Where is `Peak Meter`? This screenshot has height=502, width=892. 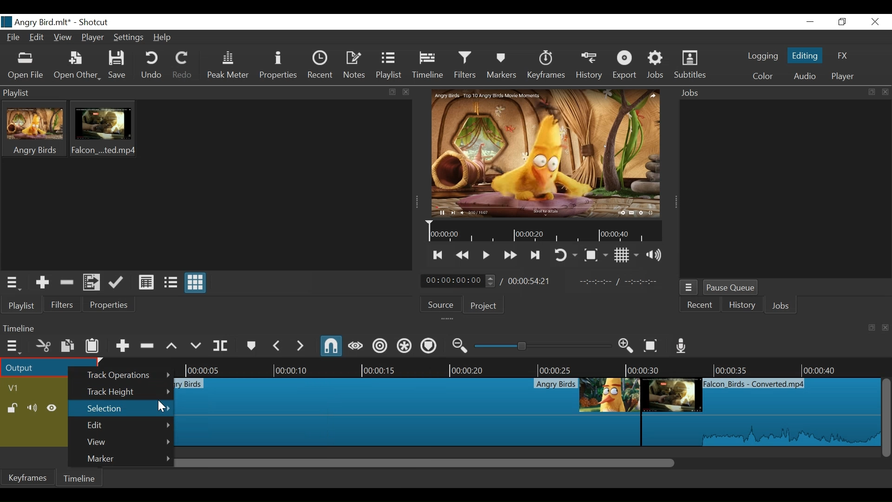 Peak Meter is located at coordinates (228, 66).